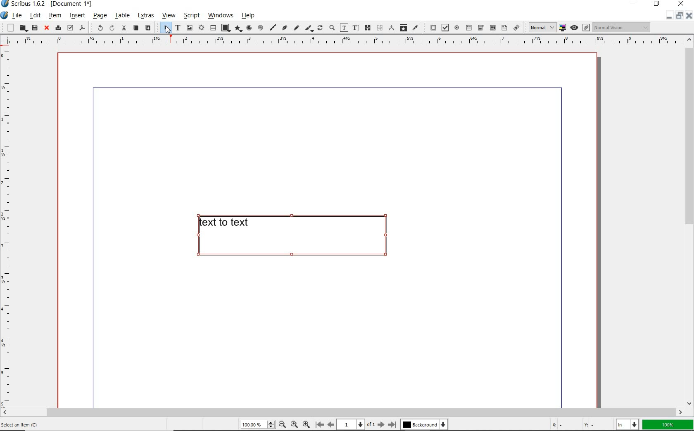 This screenshot has width=694, height=431. Describe the element at coordinates (57, 27) in the screenshot. I see `print` at that location.